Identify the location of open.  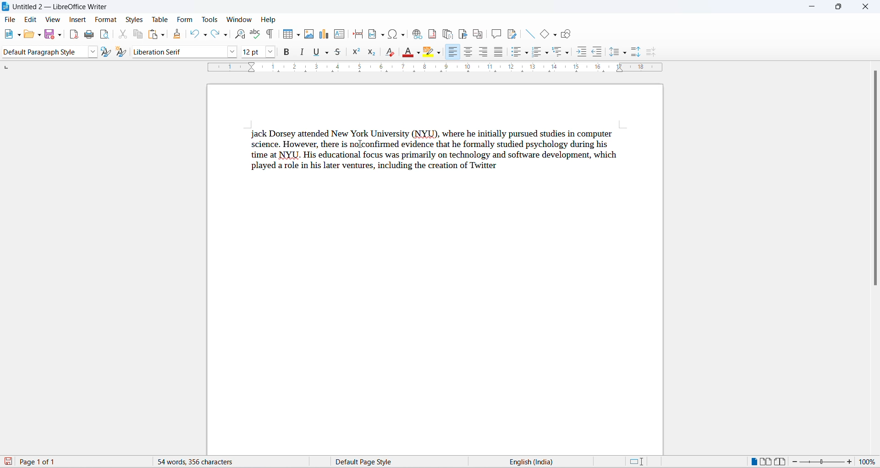
(31, 35).